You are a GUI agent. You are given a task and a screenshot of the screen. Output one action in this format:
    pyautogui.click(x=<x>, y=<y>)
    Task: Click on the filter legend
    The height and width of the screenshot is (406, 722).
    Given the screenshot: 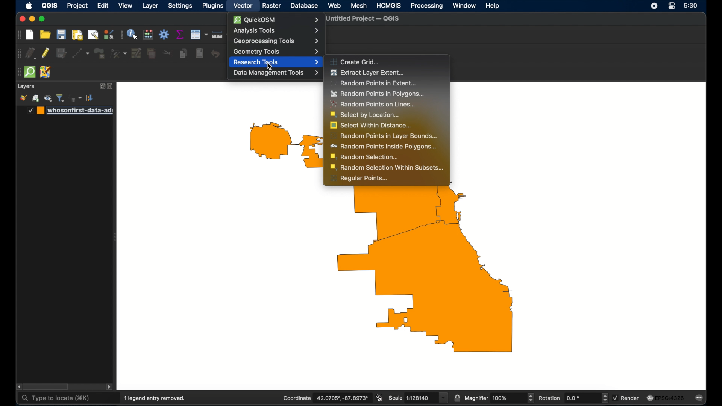 What is the action you would take?
    pyautogui.click(x=61, y=98)
    